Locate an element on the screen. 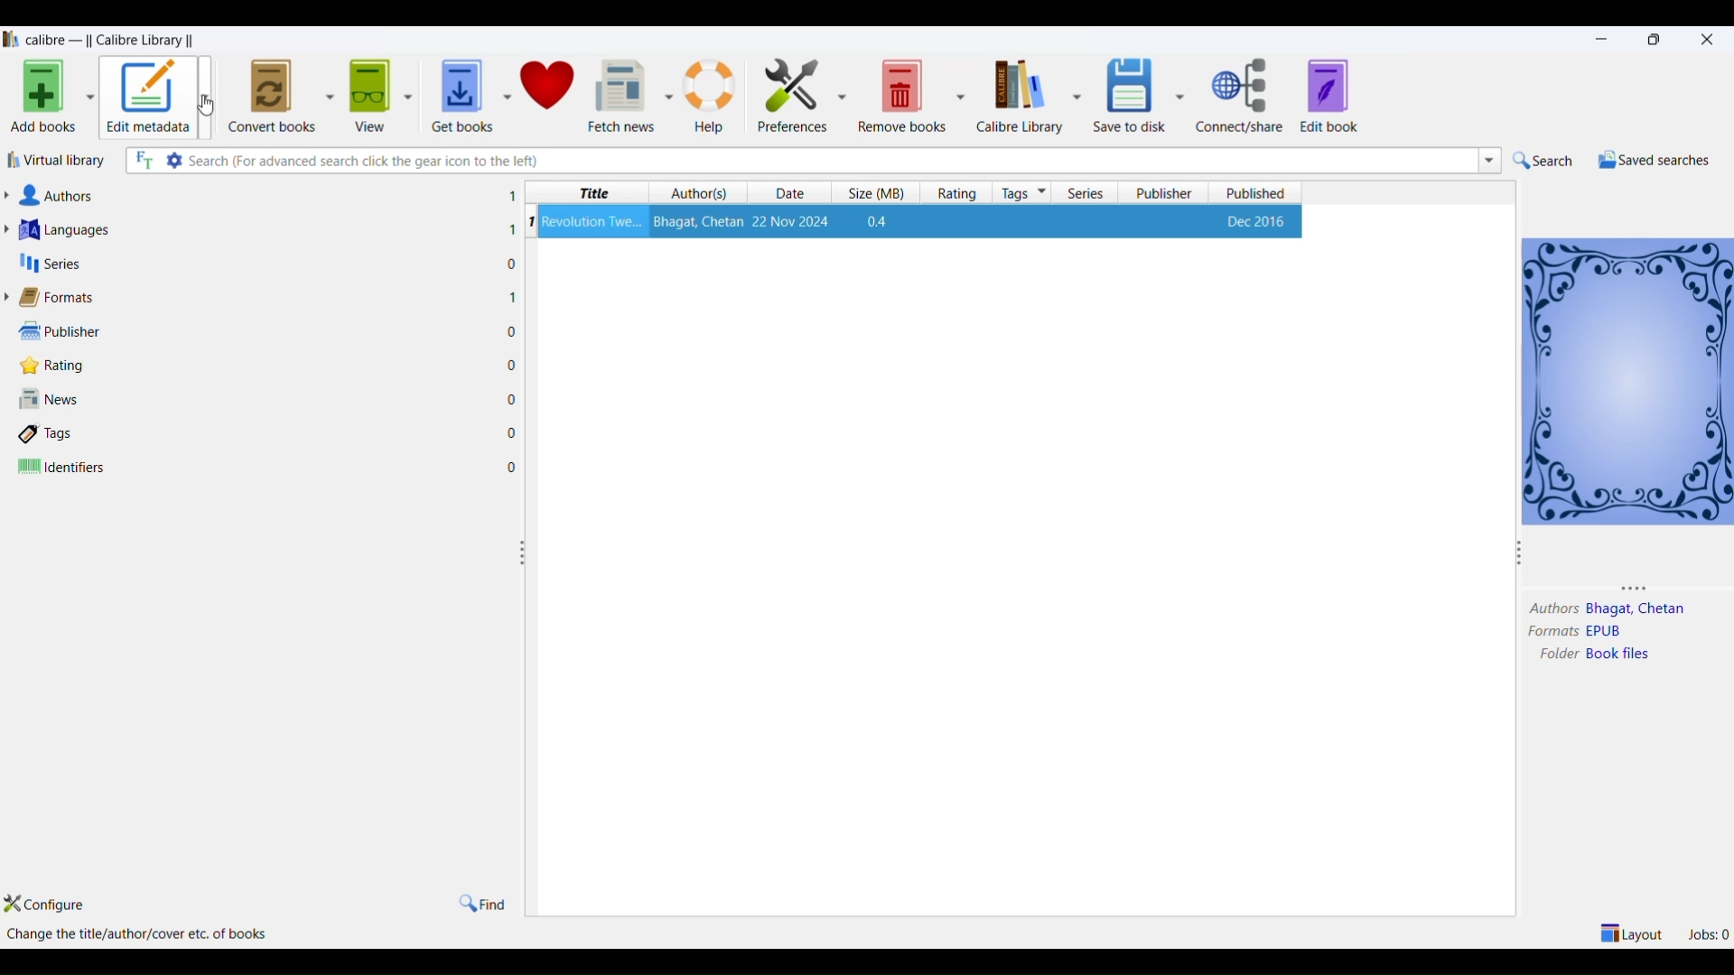 Image resolution: width=1734 pixels, height=975 pixels. library options dropdown button is located at coordinates (1074, 94).